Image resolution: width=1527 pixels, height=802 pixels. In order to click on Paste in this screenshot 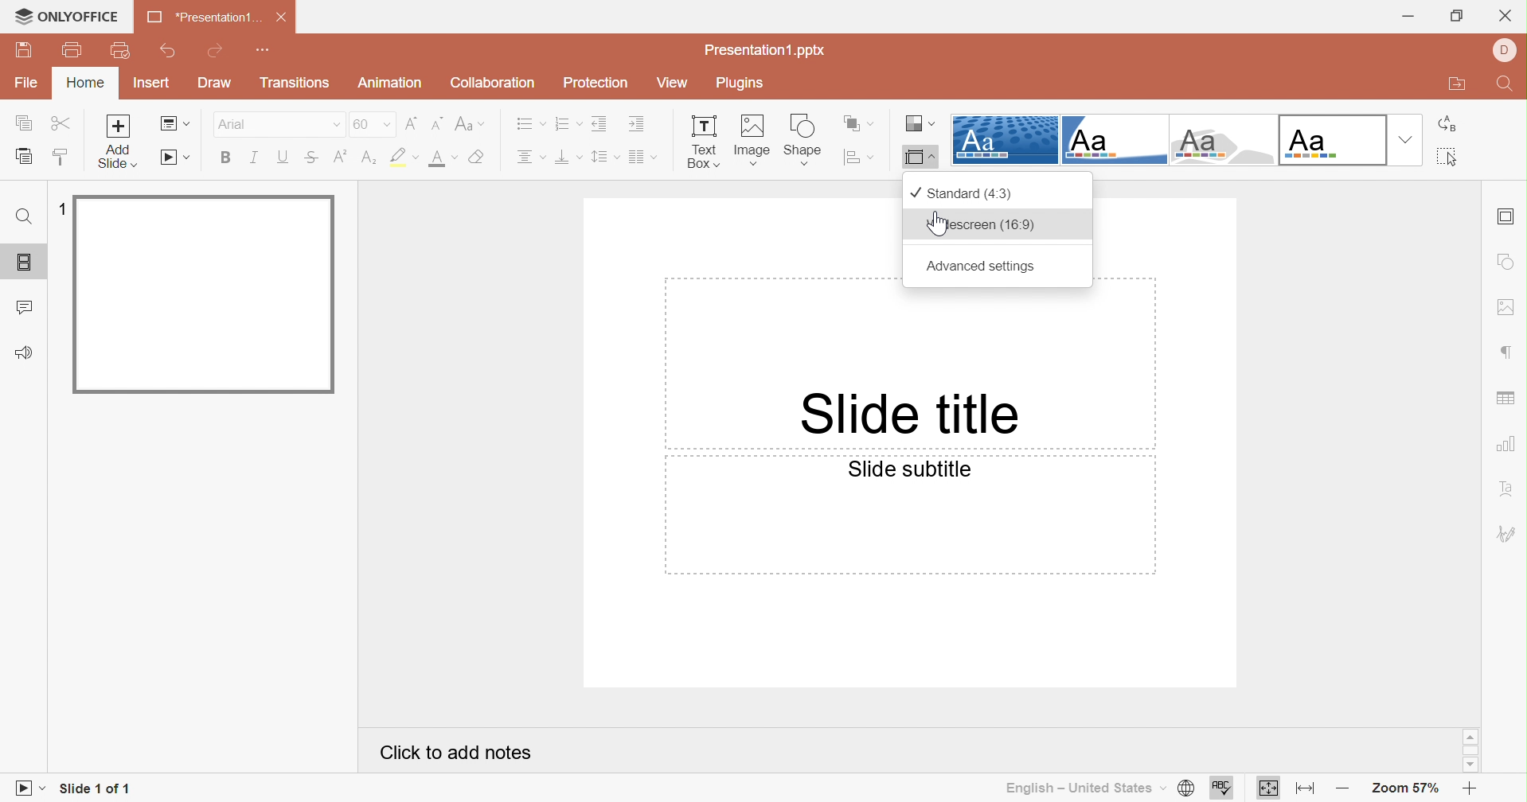, I will do `click(27, 158)`.